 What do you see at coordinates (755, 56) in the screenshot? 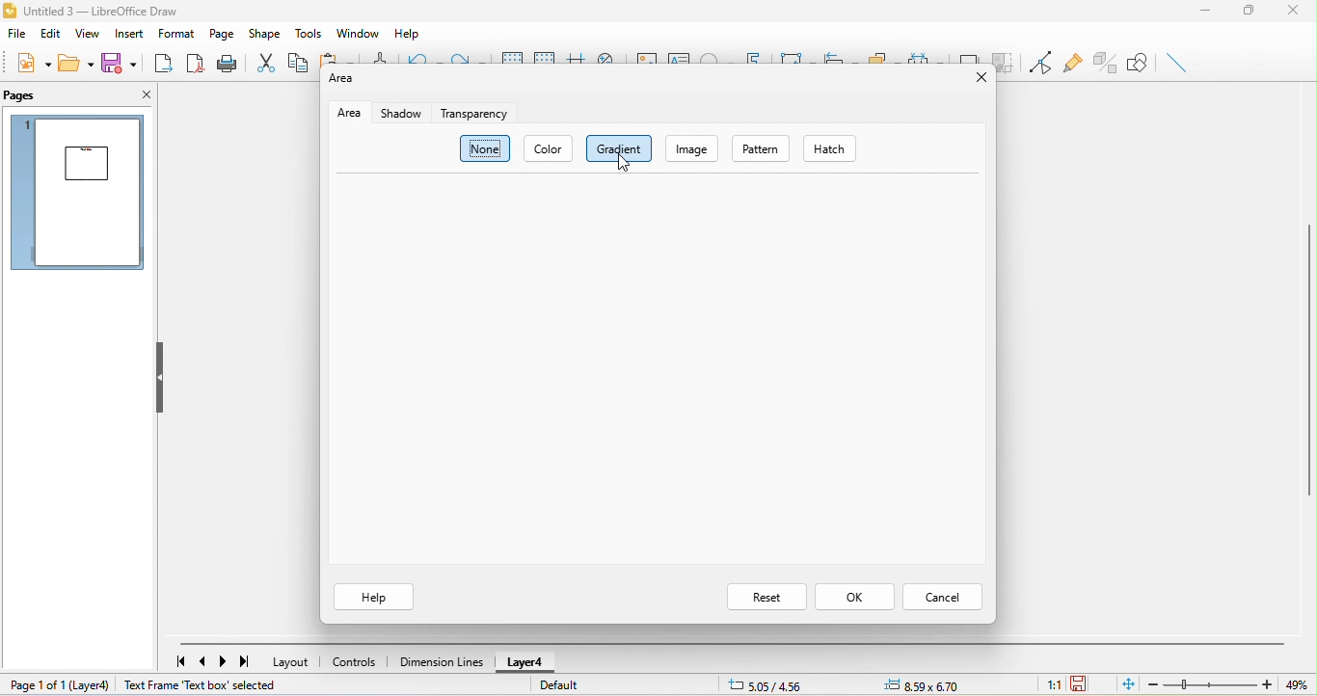
I see `font work text` at bounding box center [755, 56].